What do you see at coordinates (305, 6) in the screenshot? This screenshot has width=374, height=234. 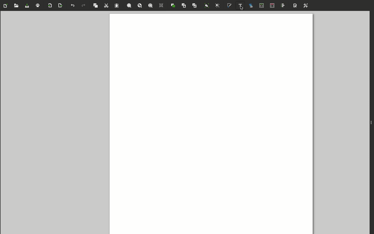 I see `Preferences` at bounding box center [305, 6].